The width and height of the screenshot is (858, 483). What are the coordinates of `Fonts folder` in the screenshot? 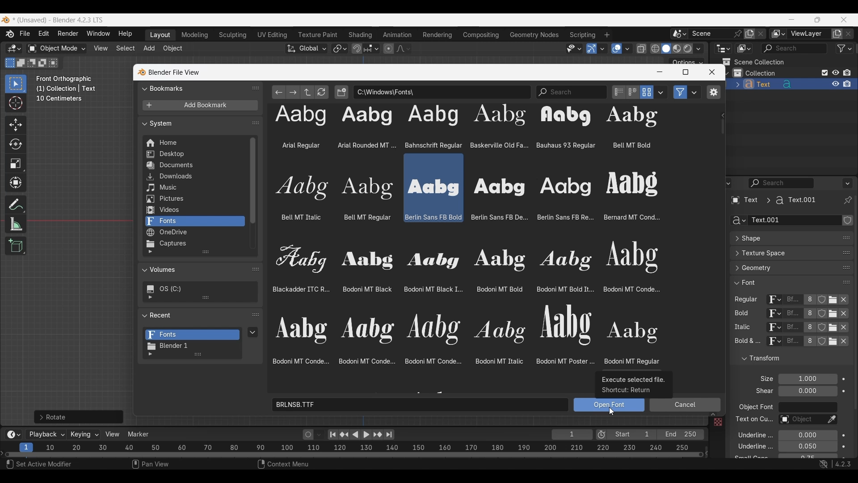 It's located at (193, 335).